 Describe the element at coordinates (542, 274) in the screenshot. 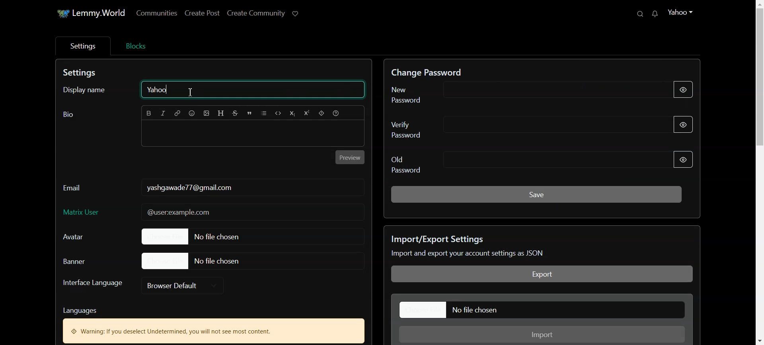

I see `Export` at that location.